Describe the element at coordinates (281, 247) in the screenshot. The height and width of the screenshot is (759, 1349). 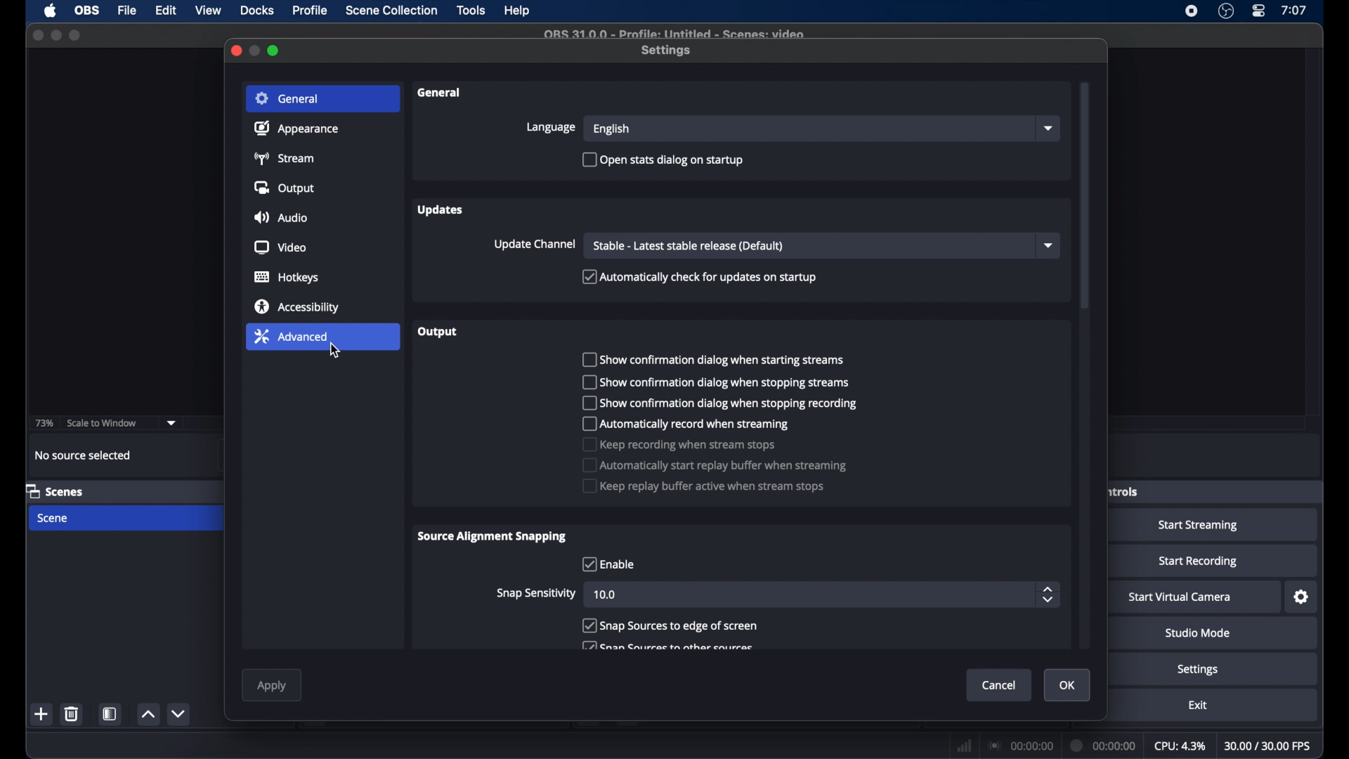
I see `video` at that location.